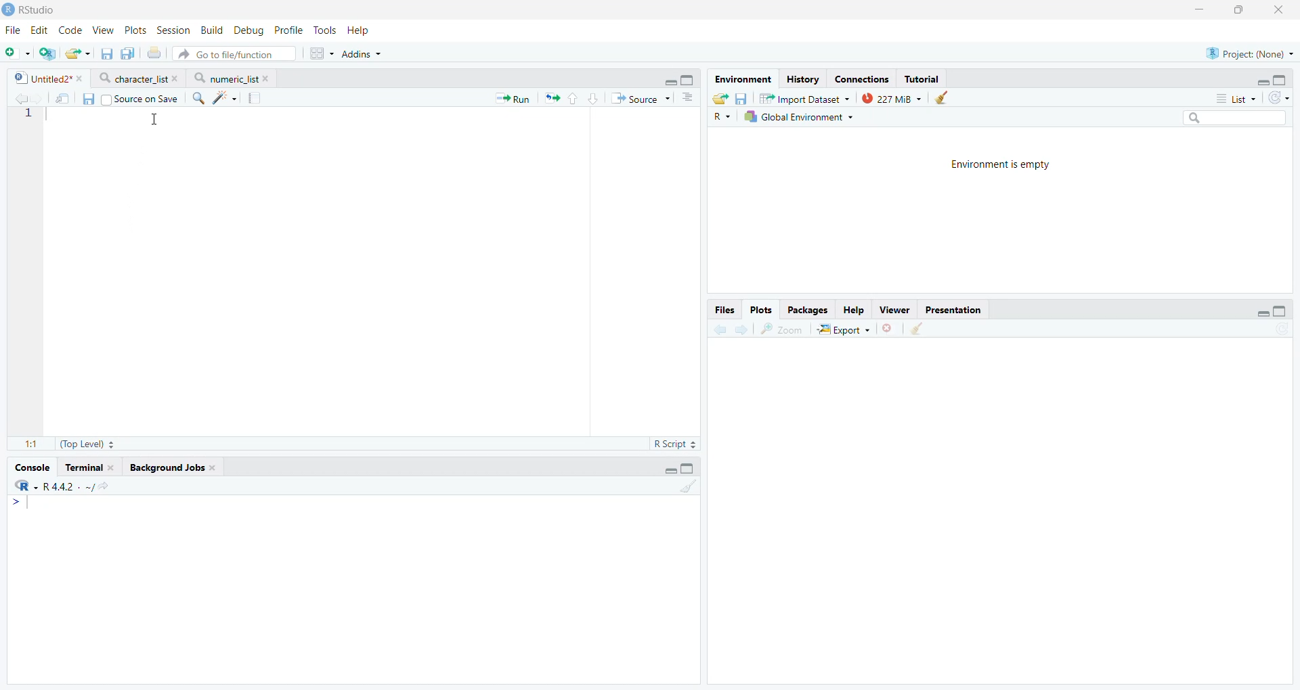  What do you see at coordinates (551, 99) in the screenshot?
I see `Re-run previous code section` at bounding box center [551, 99].